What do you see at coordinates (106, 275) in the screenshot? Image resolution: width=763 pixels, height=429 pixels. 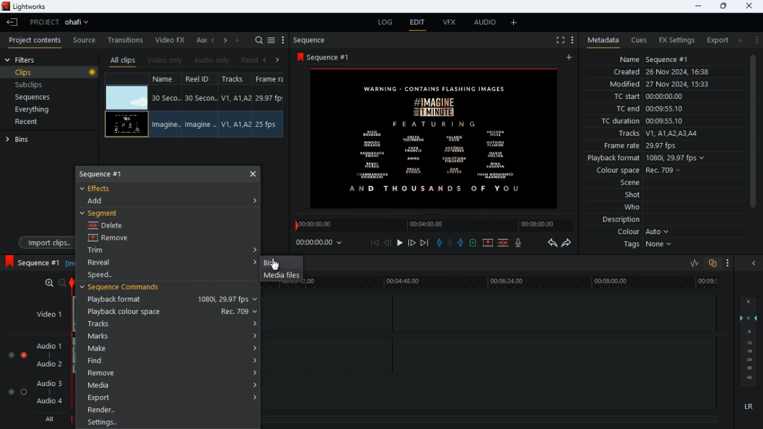 I see `speed` at bounding box center [106, 275].